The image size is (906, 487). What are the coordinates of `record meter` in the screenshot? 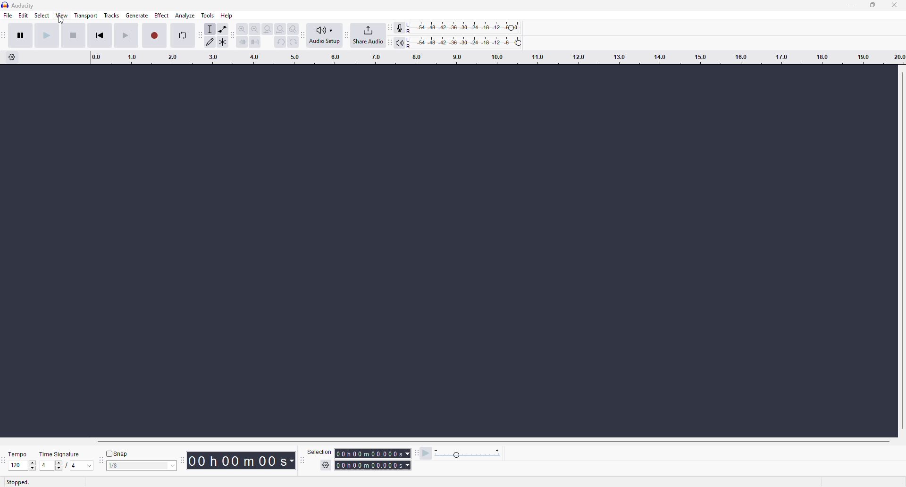 It's located at (401, 28).